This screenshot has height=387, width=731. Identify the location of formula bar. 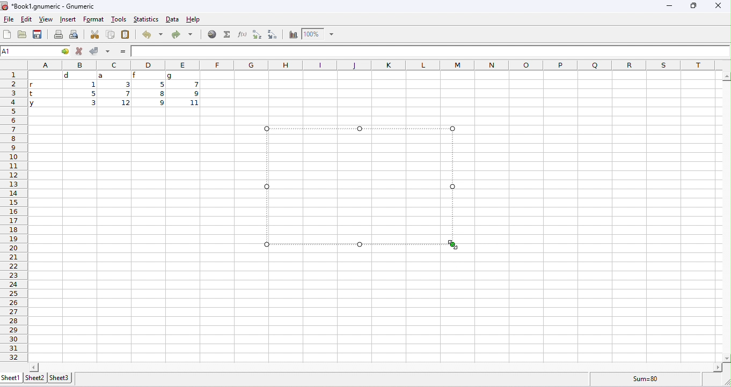
(431, 51).